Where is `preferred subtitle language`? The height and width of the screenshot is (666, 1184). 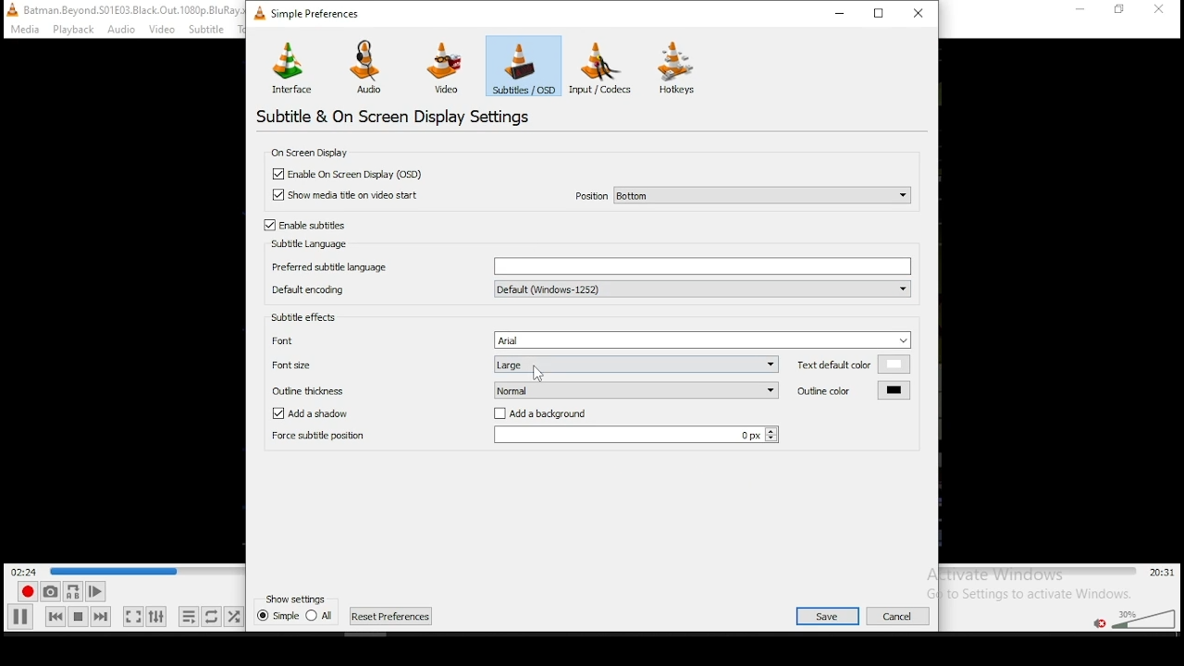 preferred subtitle language is located at coordinates (589, 266).